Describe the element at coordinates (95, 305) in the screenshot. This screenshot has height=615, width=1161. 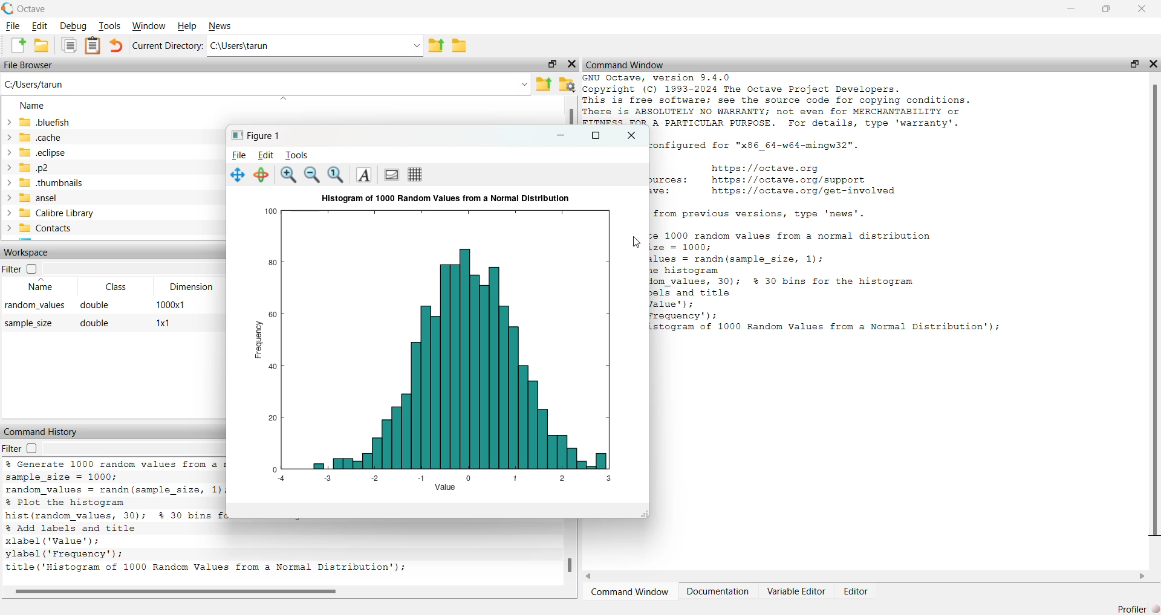
I see `double` at that location.